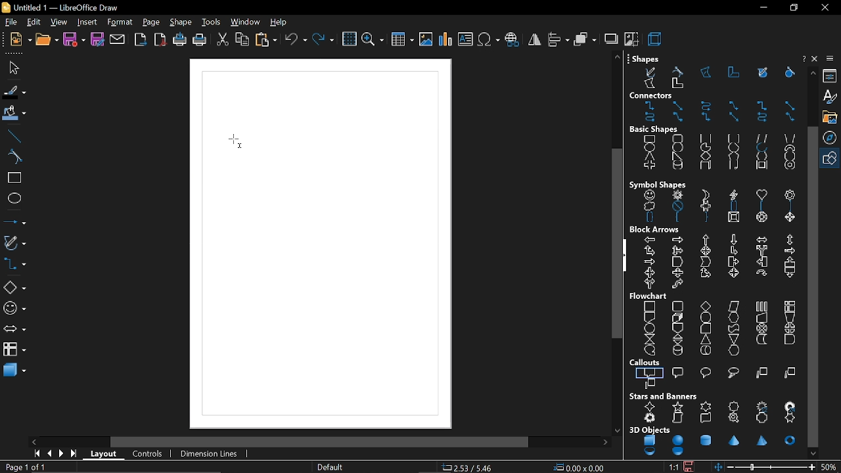  Describe the element at coordinates (648, 166) in the screenshot. I see `cross` at that location.